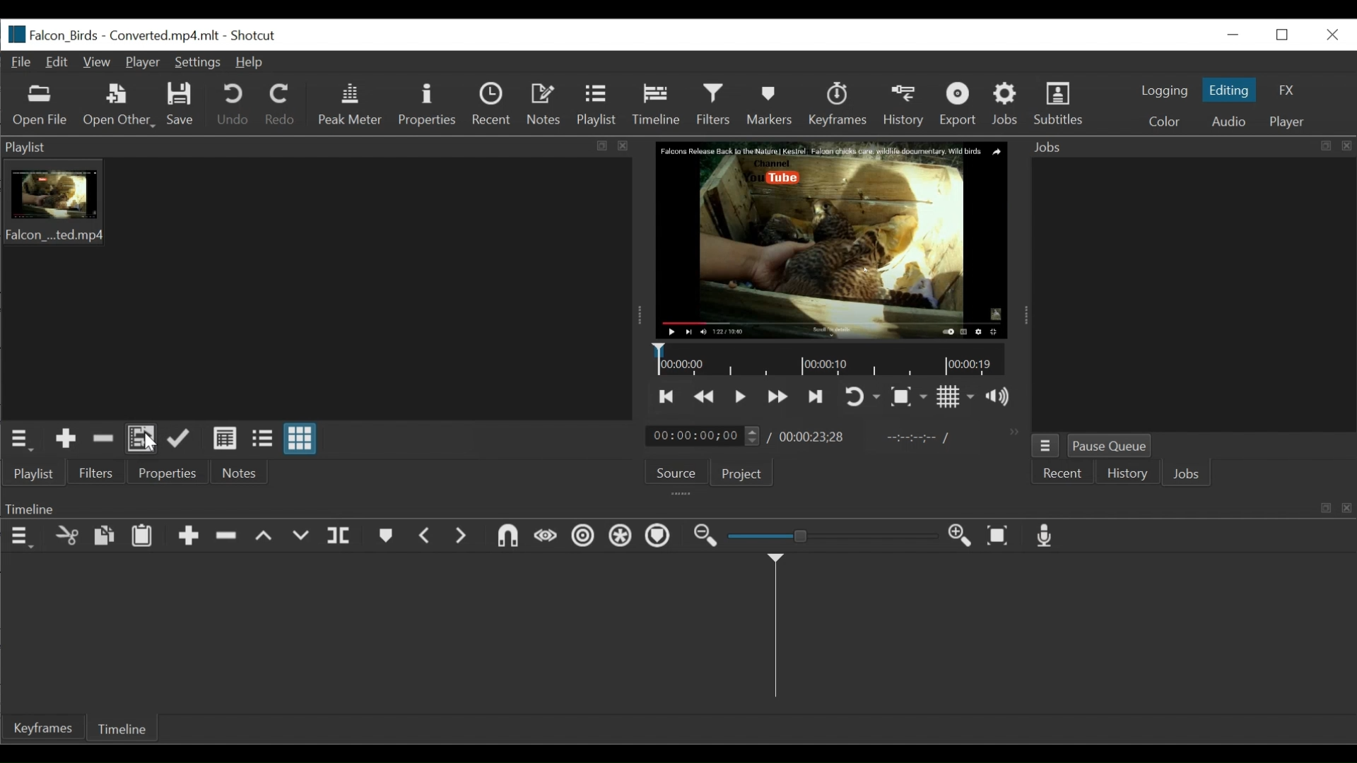  Describe the element at coordinates (142, 537) in the screenshot. I see `Paste` at that location.